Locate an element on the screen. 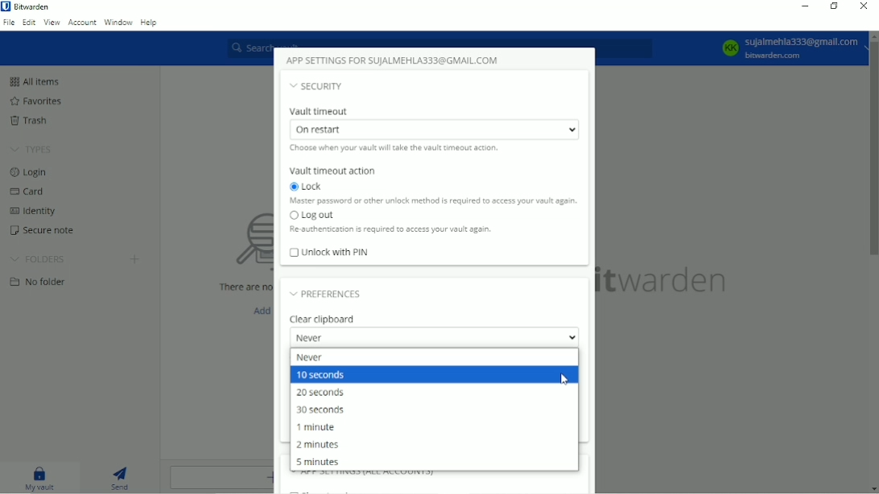  Secure note is located at coordinates (43, 230).